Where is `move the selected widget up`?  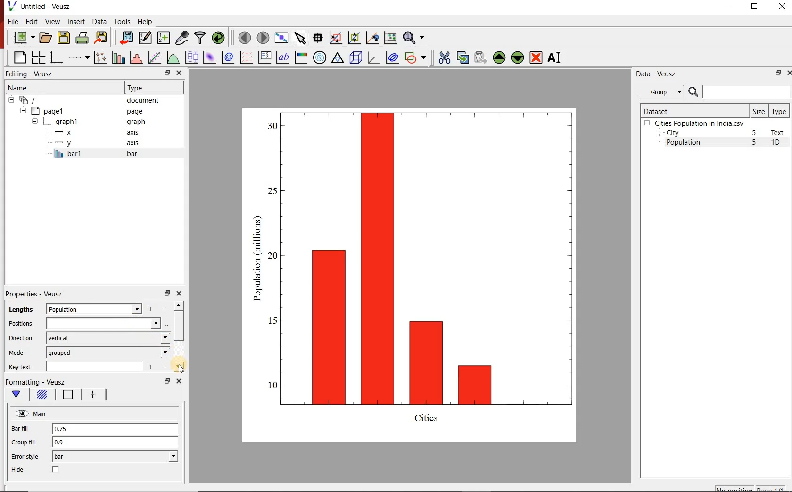
move the selected widget up is located at coordinates (499, 57).